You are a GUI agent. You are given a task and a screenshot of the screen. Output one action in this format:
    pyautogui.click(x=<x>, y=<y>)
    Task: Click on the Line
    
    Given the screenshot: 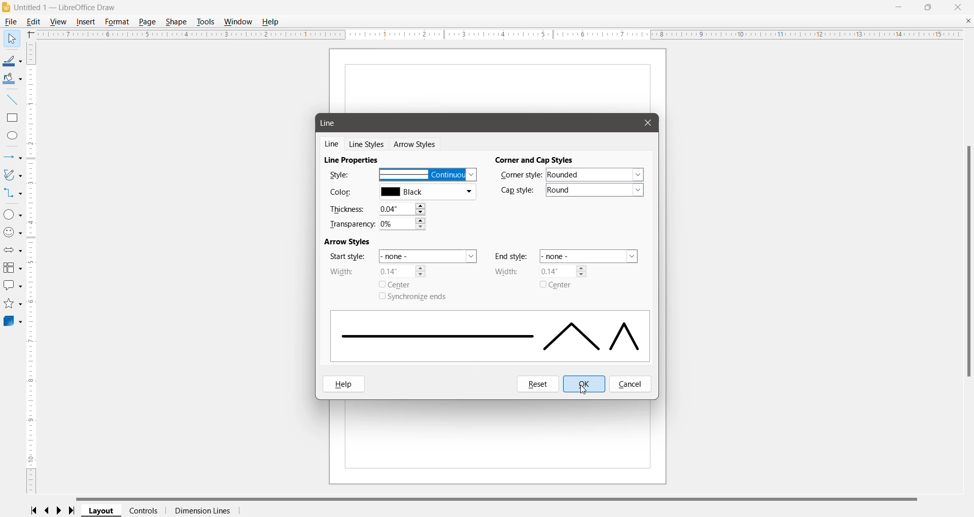 What is the action you would take?
    pyautogui.click(x=334, y=124)
    